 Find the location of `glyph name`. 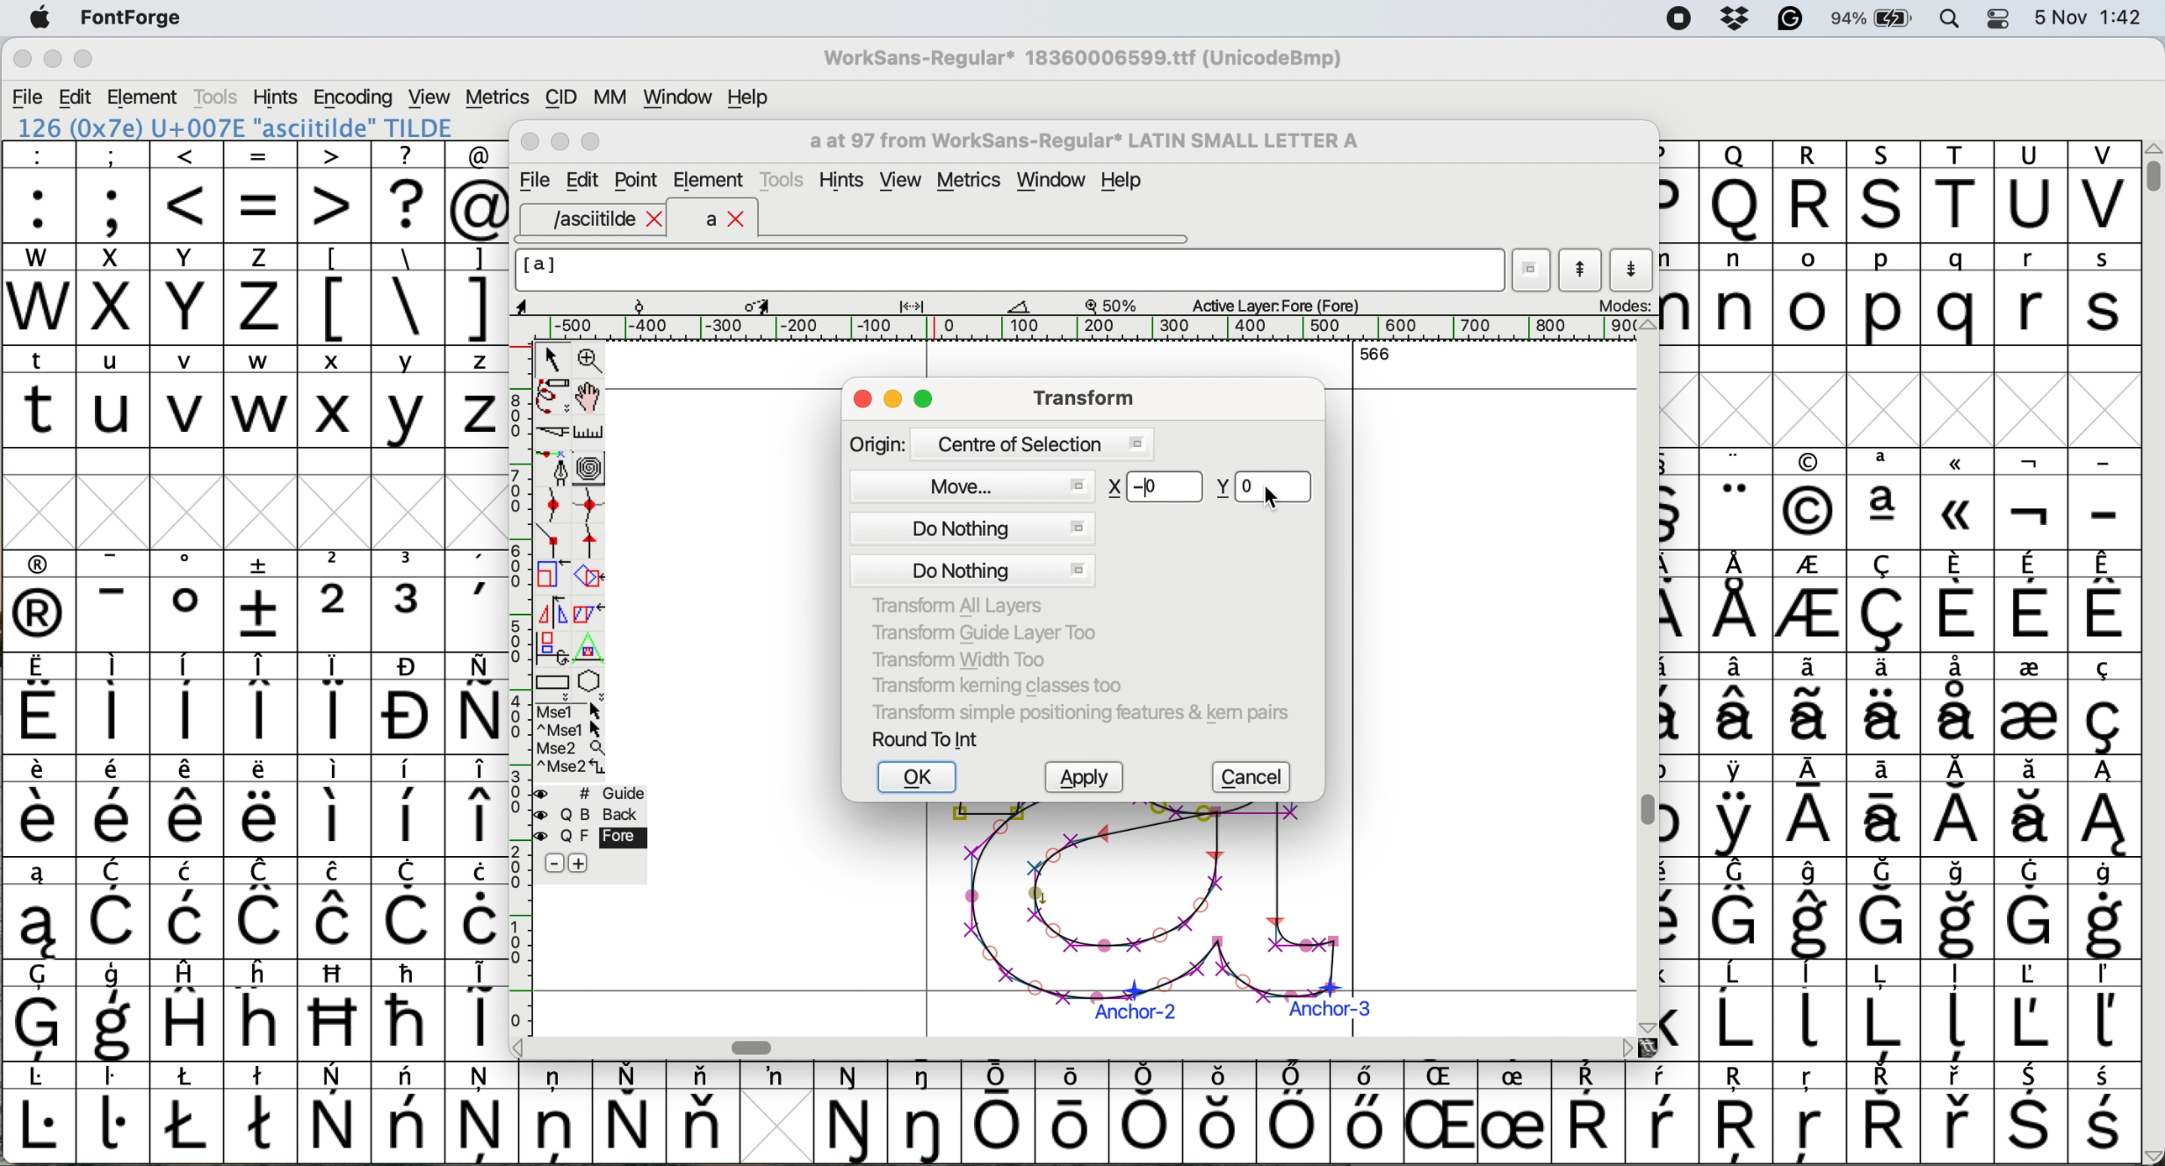

glyph name is located at coordinates (1082, 141).